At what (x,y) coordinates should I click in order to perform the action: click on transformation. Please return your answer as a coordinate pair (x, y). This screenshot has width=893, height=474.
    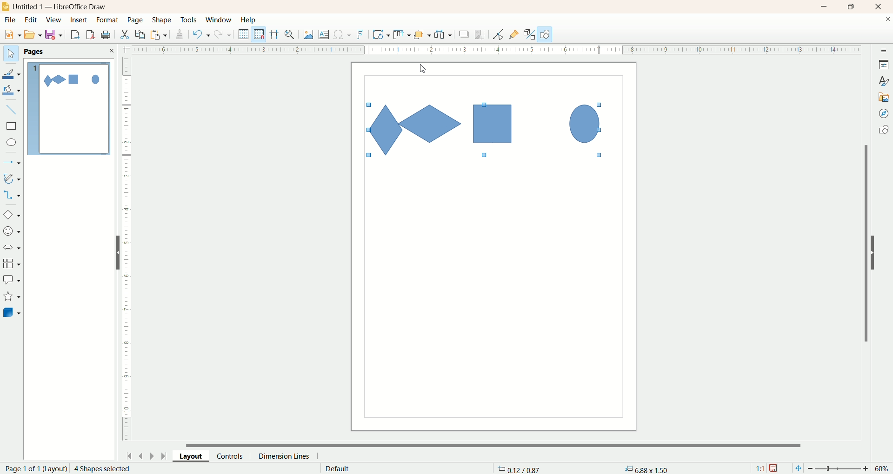
    Looking at the image, I should click on (381, 35).